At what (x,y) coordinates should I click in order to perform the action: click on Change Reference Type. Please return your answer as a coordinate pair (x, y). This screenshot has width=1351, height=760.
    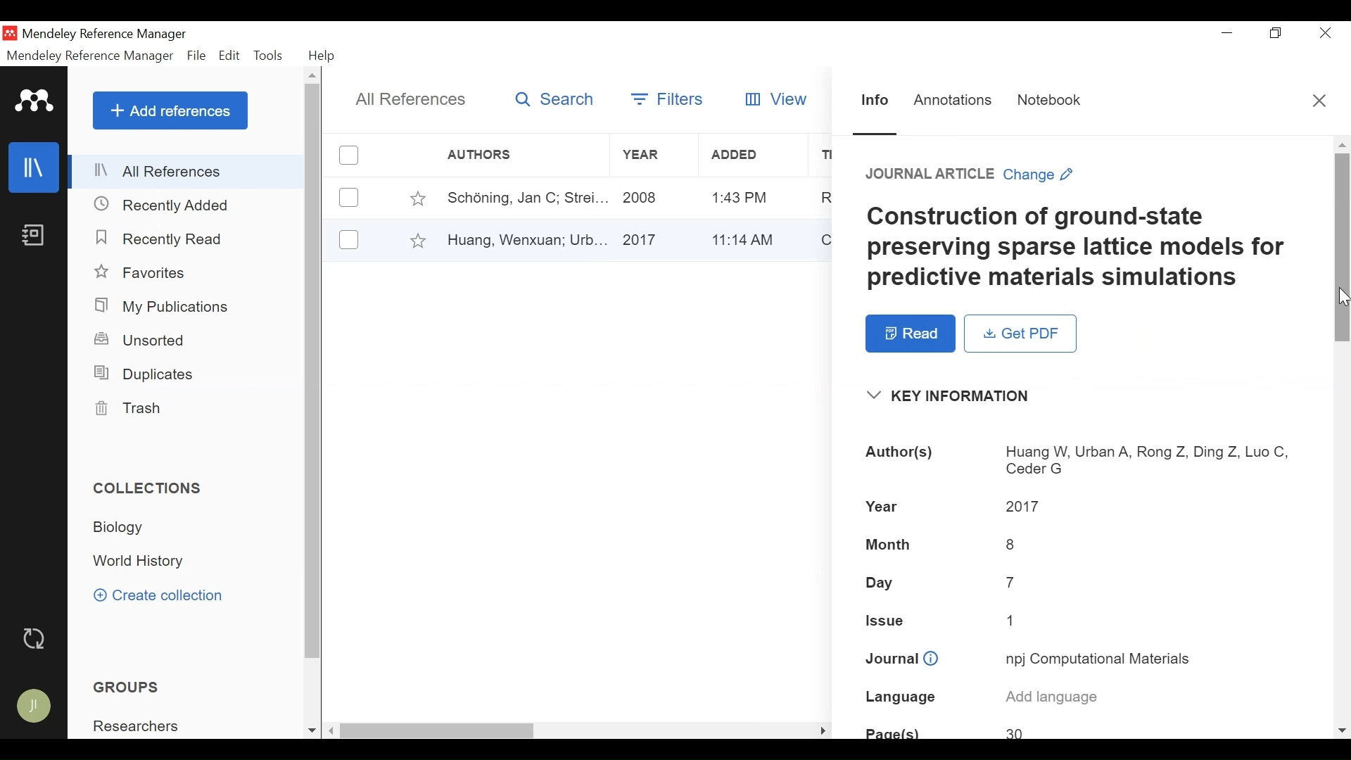
    Looking at the image, I should click on (972, 175).